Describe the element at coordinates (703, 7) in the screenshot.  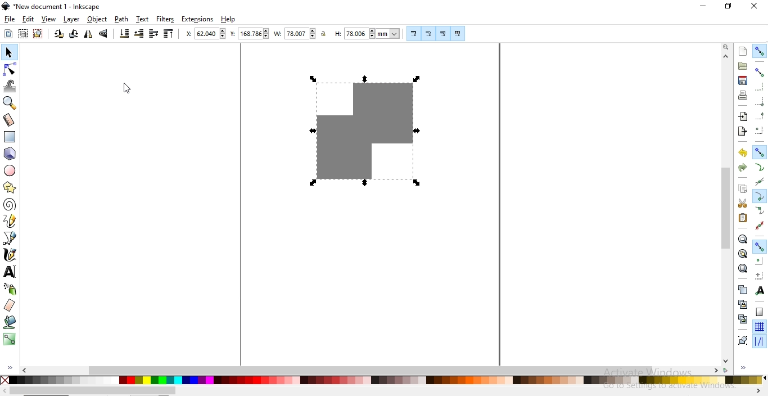
I see `minimize` at that location.